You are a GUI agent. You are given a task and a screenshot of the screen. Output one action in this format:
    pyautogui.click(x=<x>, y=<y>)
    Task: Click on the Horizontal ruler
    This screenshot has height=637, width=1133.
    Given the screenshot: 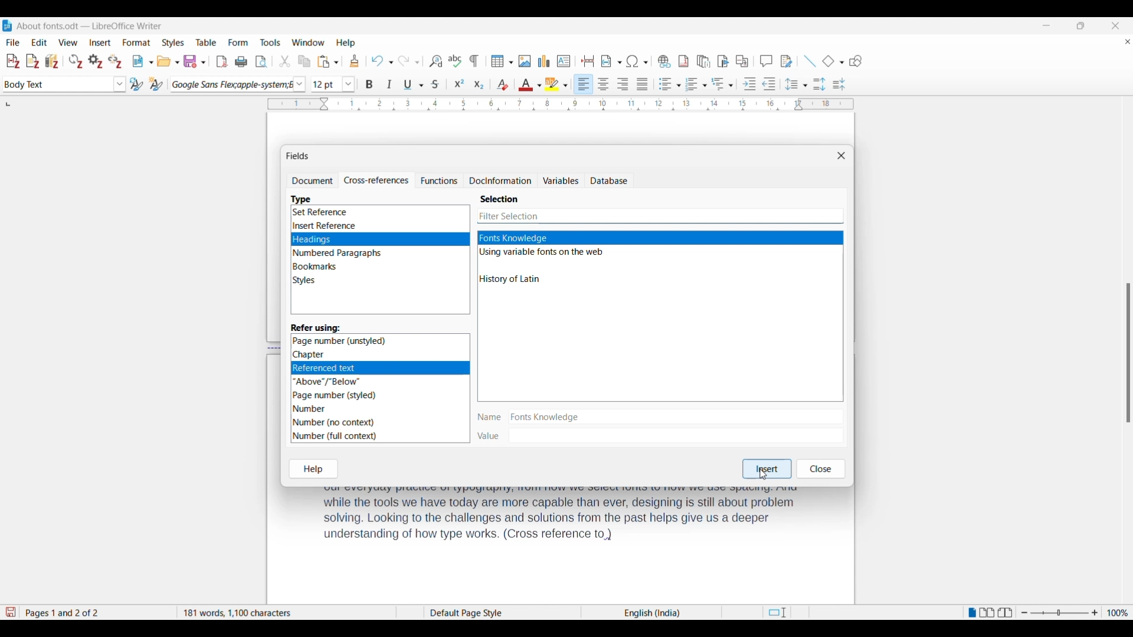 What is the action you would take?
    pyautogui.click(x=551, y=104)
    